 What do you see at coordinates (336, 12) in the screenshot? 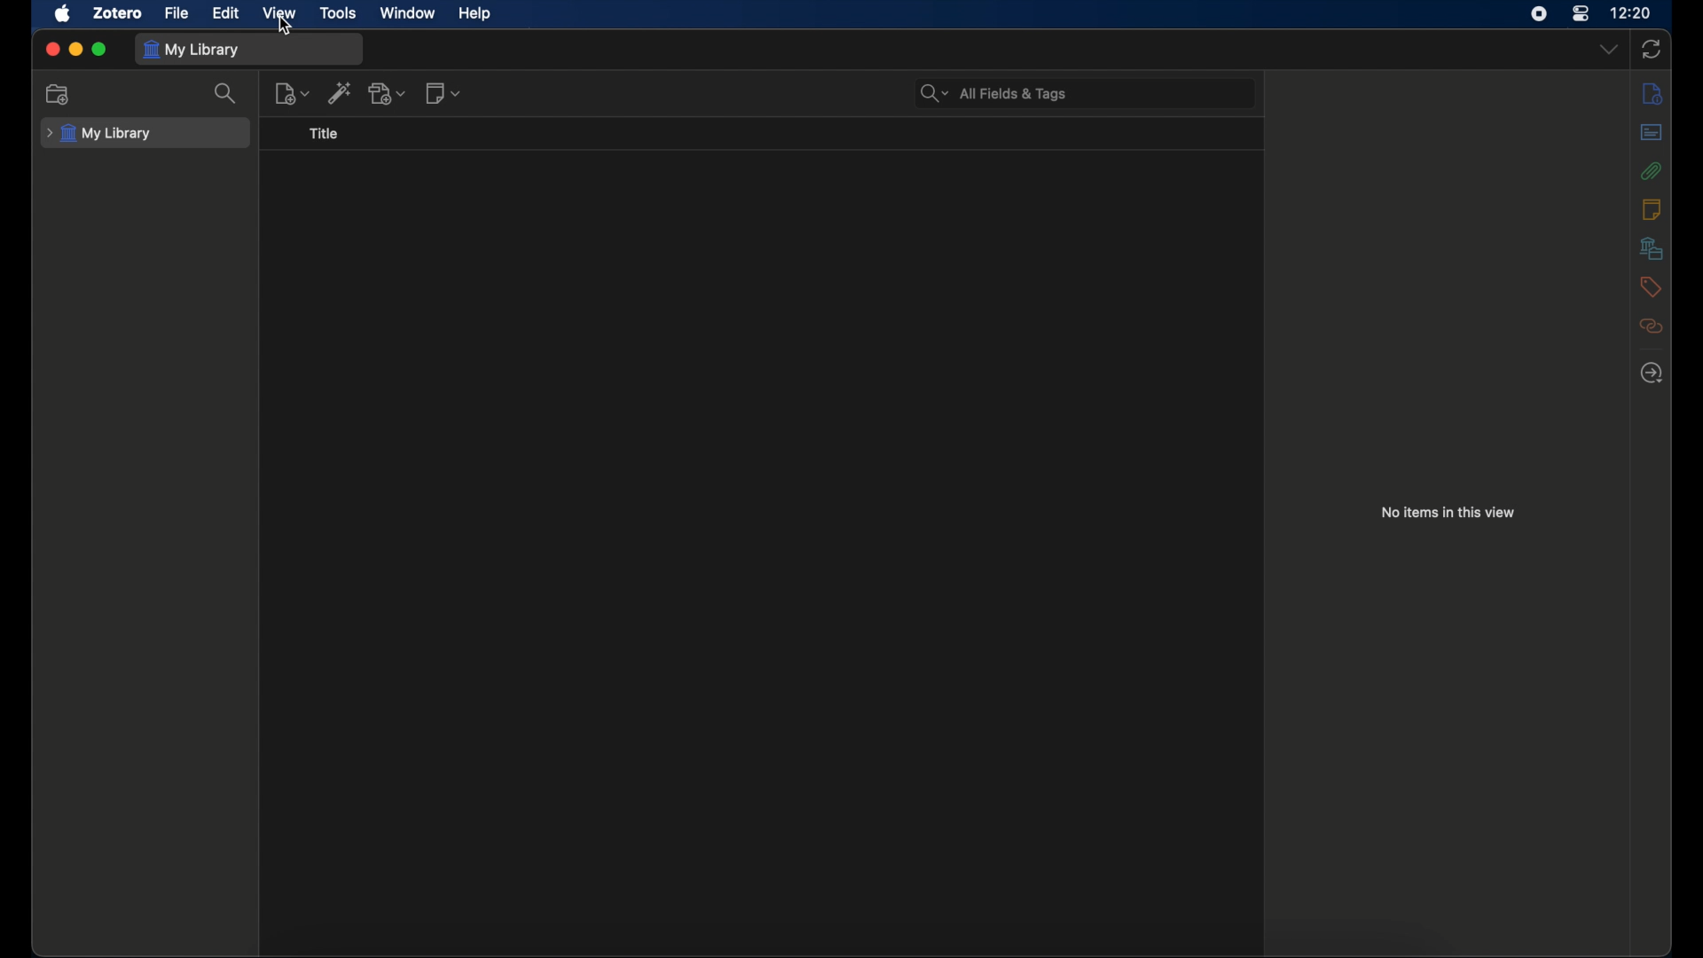
I see `tools` at bounding box center [336, 12].